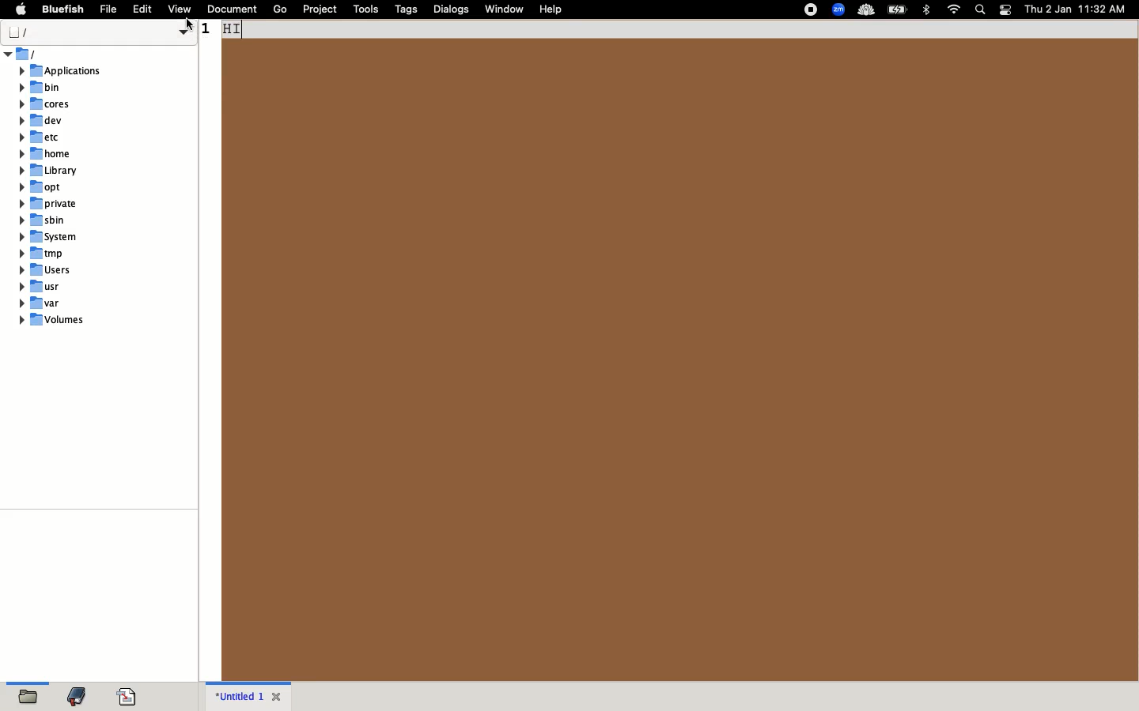 The height and width of the screenshot is (711, 1139). I want to click on tags, so click(407, 10).